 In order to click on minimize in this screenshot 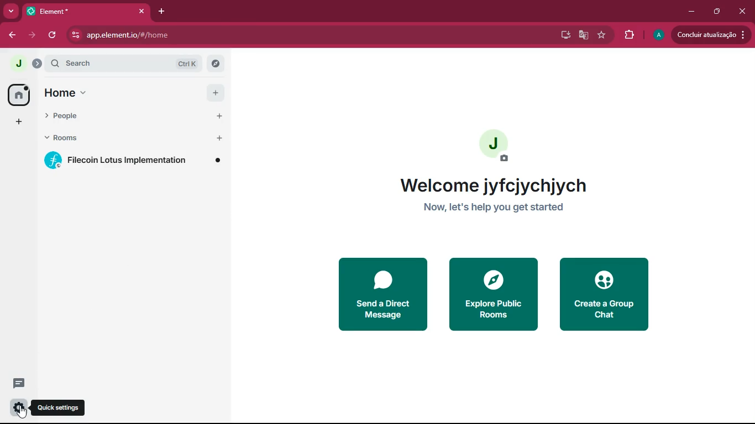, I will do `click(691, 12)`.